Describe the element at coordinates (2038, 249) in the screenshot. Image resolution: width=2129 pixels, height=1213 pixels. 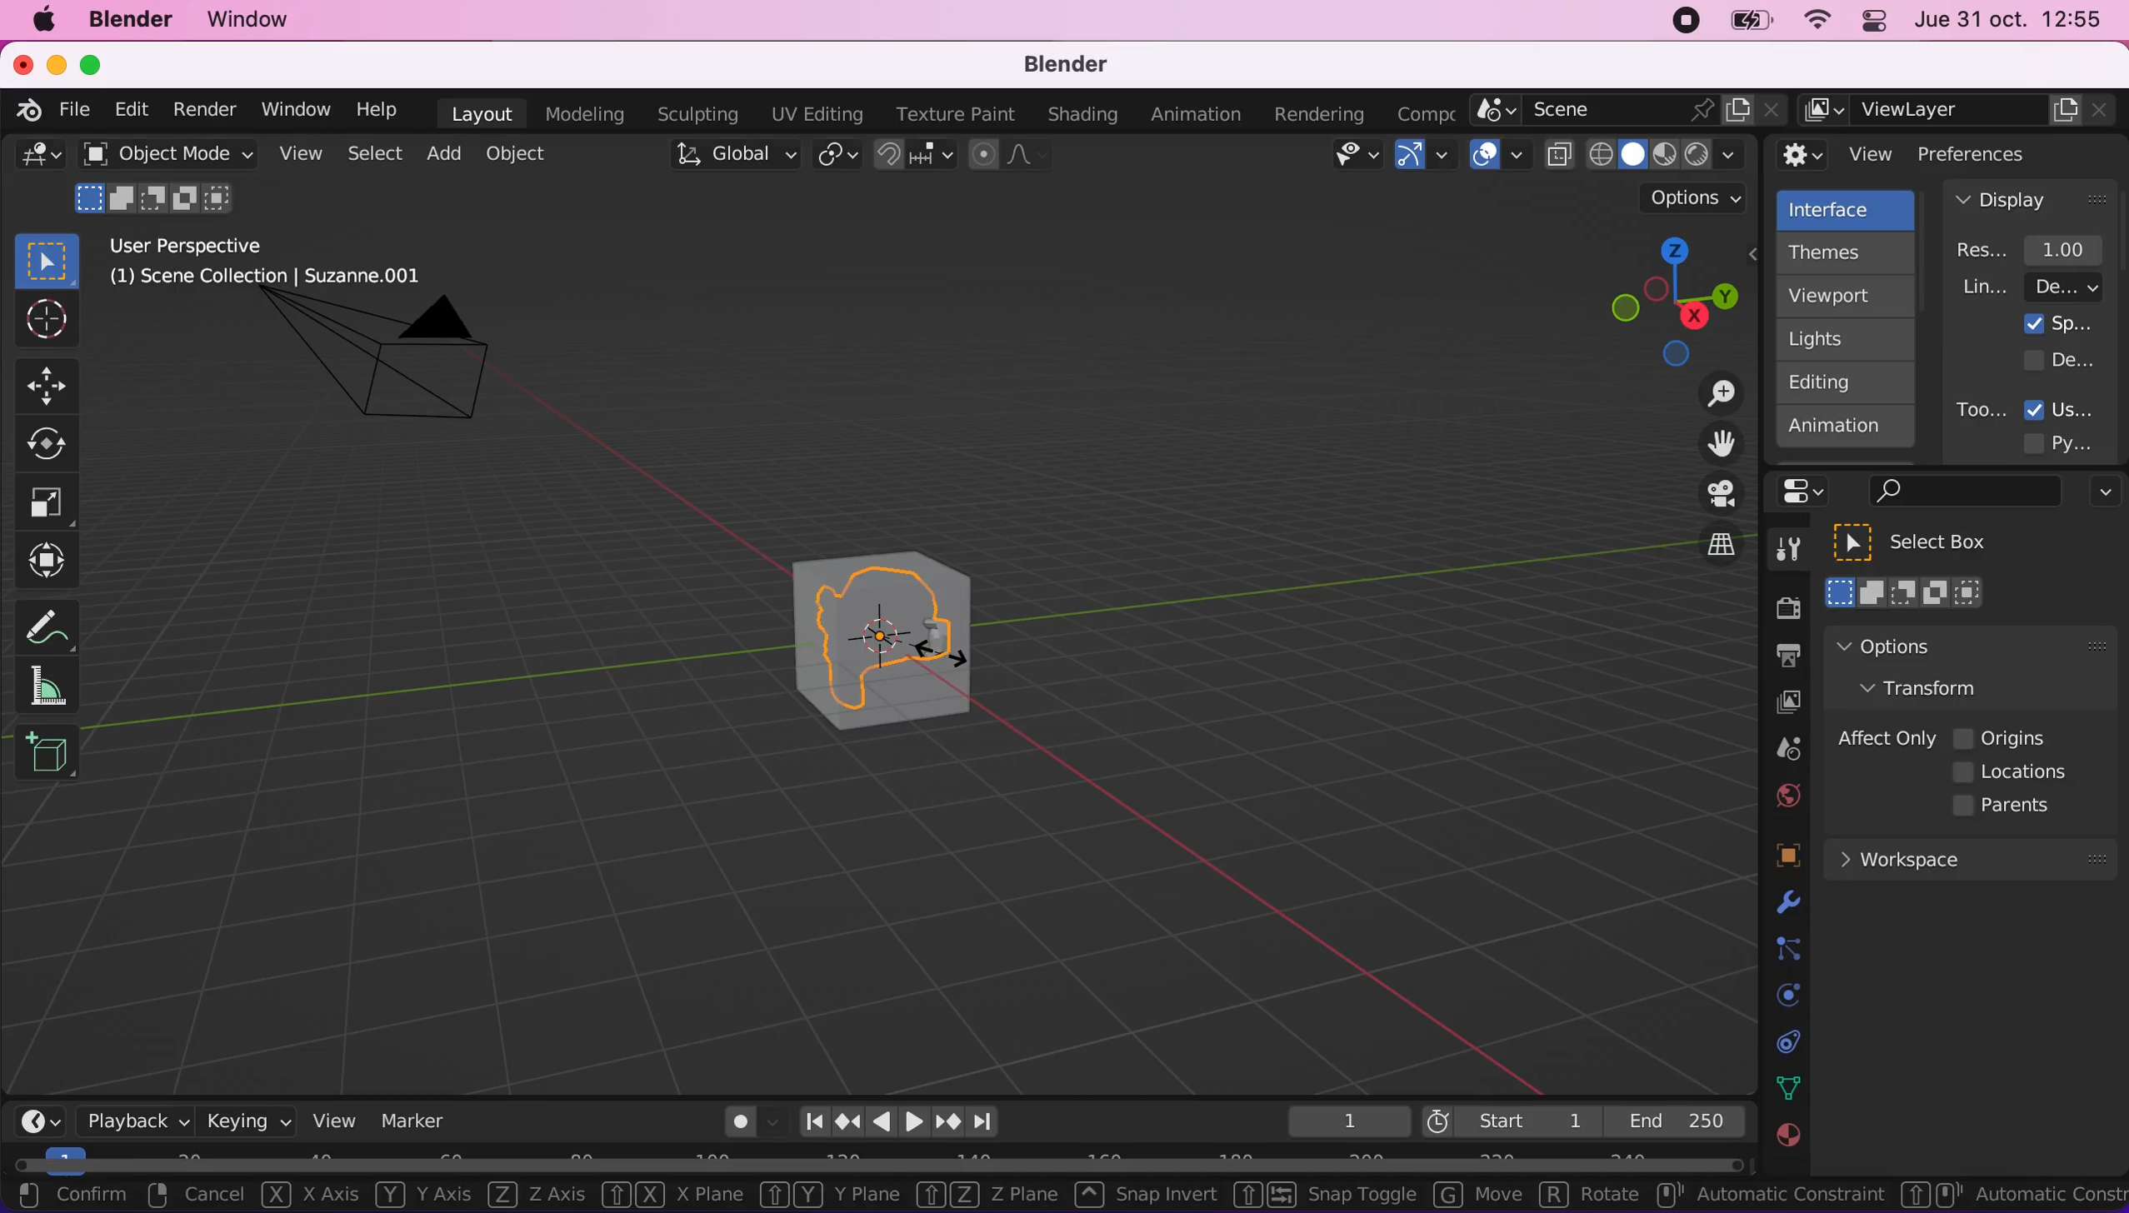
I see `resolution scale` at that location.